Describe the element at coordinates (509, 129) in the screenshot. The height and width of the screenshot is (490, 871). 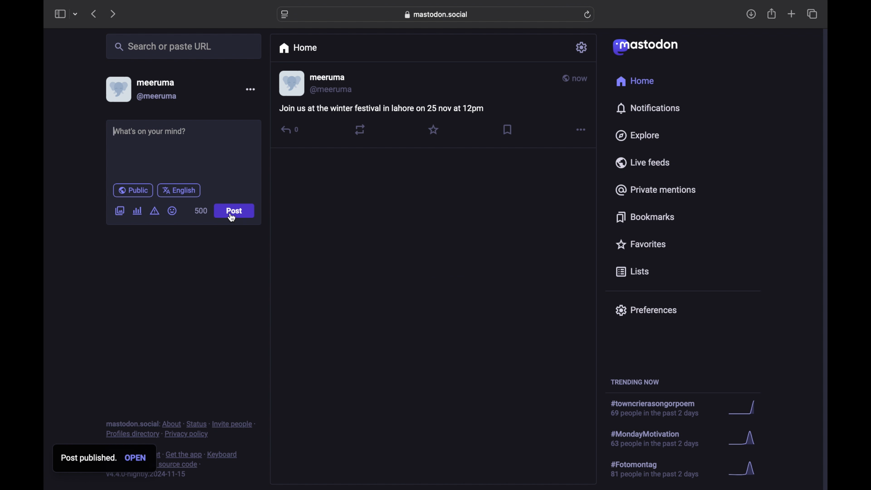
I see `saved` at that location.